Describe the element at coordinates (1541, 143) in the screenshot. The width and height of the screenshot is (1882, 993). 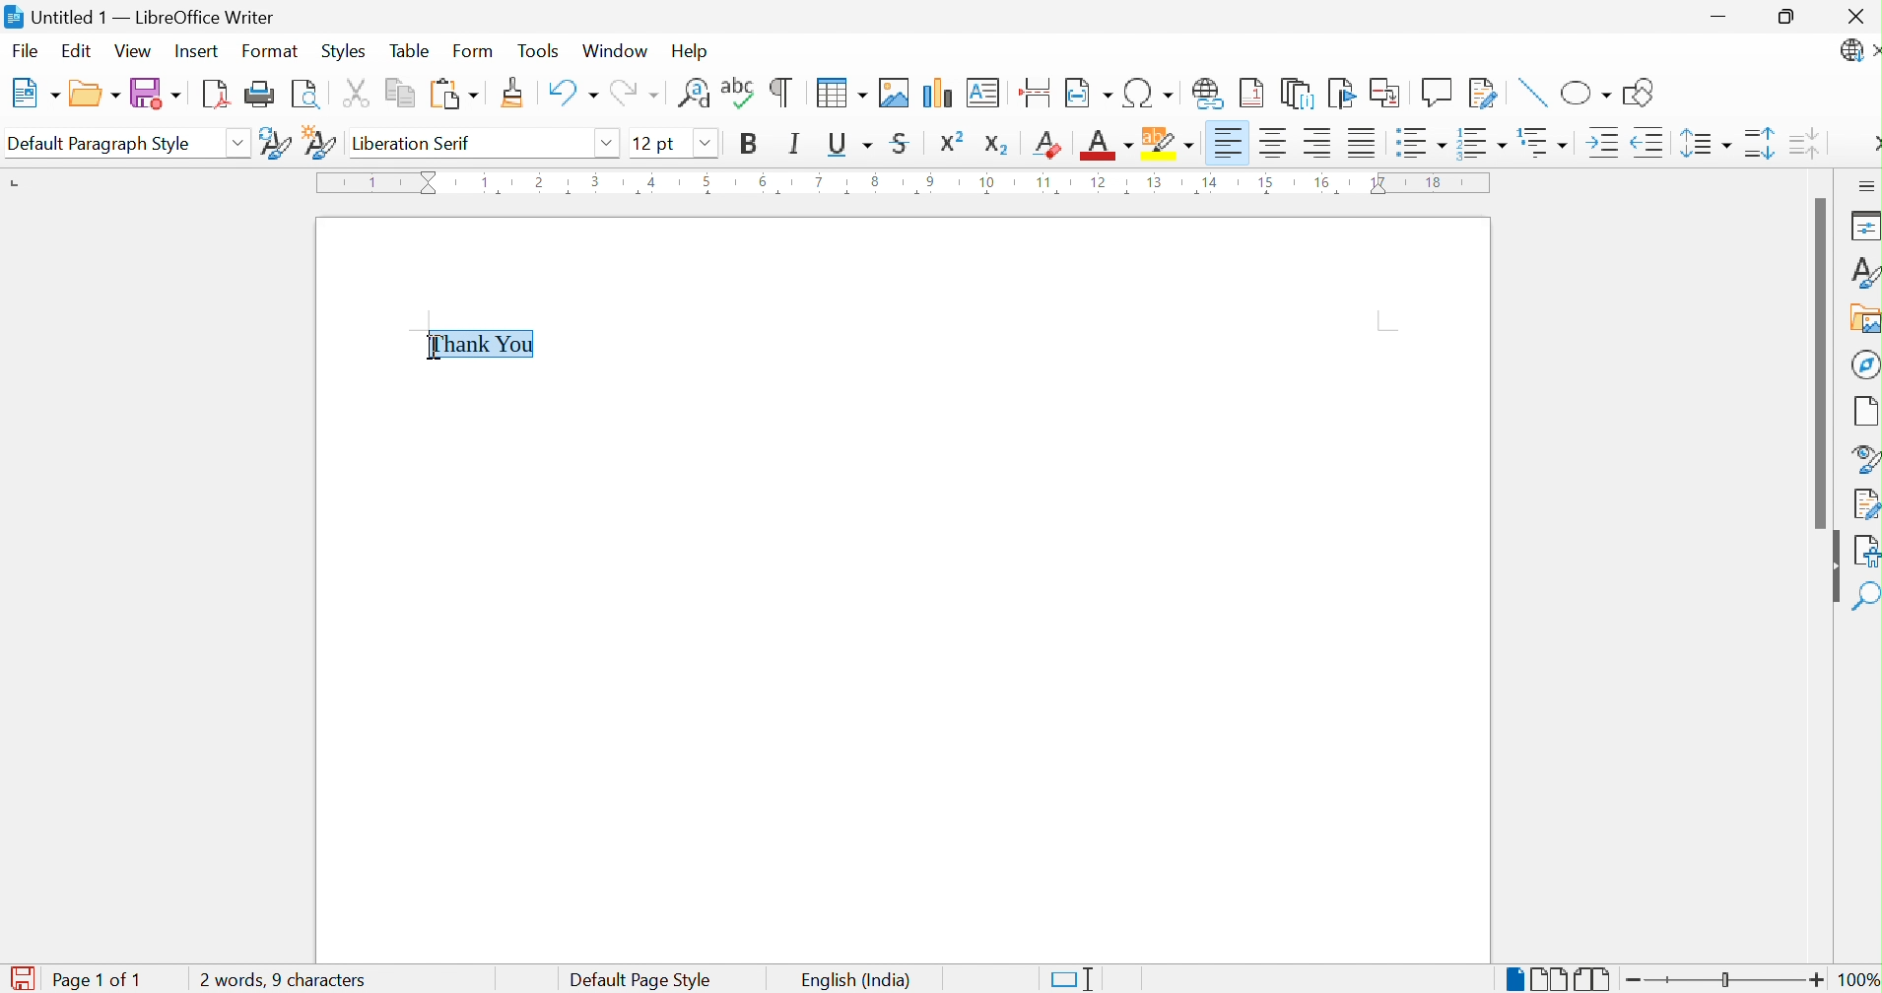
I see `Select Outline Format` at that location.